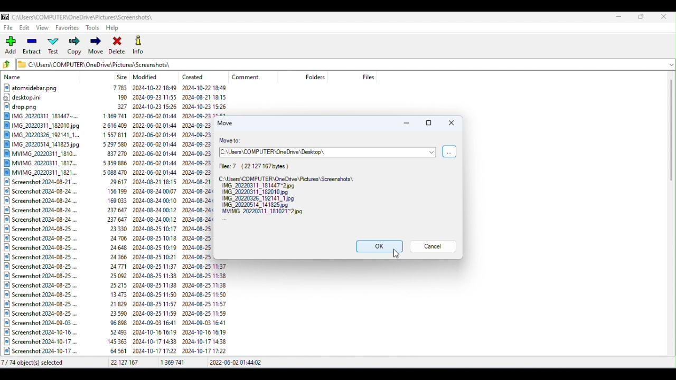  I want to click on Delete, so click(118, 45).